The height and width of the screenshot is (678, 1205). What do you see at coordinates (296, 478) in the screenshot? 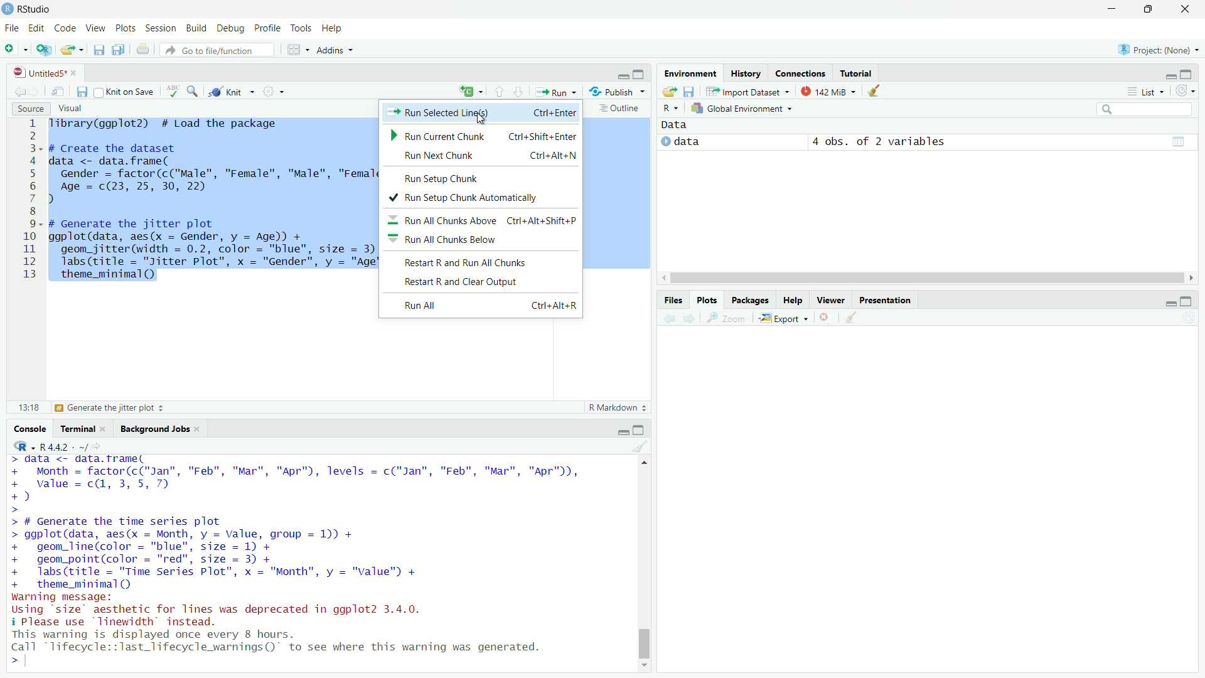
I see `month data` at bounding box center [296, 478].